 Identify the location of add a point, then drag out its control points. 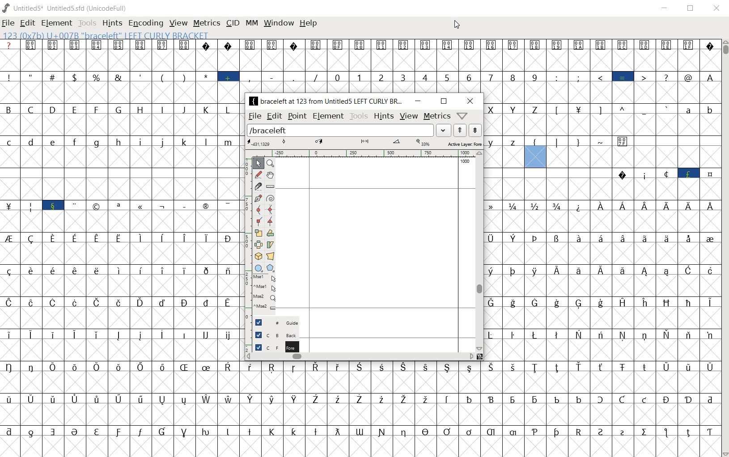
(256, 198).